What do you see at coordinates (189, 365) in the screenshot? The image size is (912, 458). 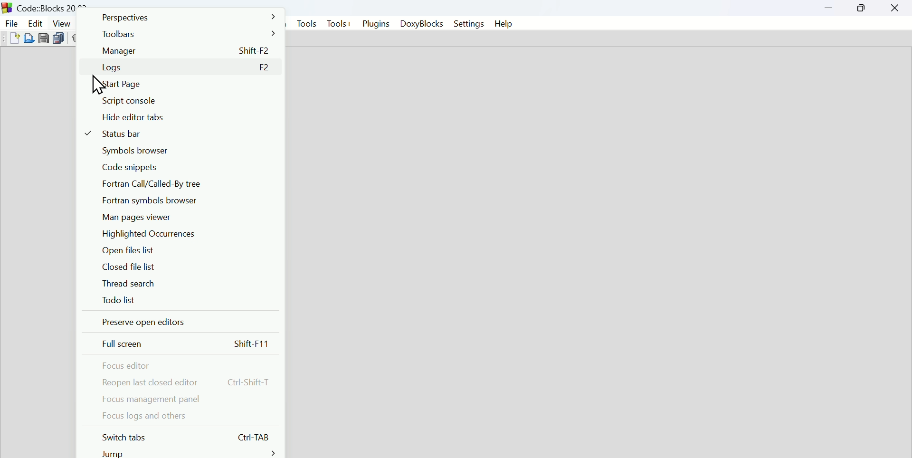 I see `Focus editor` at bounding box center [189, 365].